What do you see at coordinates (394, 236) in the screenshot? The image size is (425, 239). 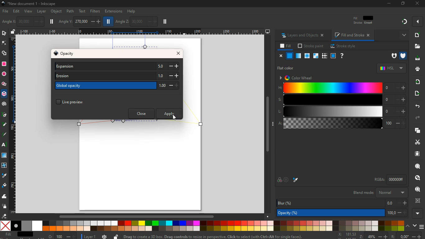 I see `` at bounding box center [394, 236].